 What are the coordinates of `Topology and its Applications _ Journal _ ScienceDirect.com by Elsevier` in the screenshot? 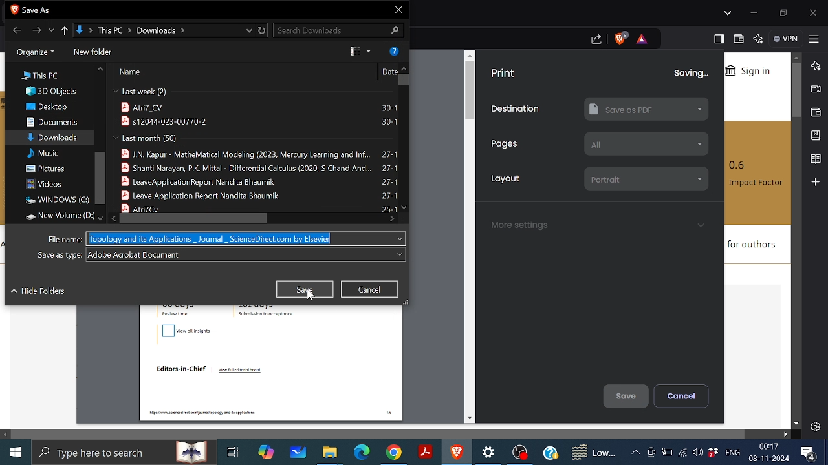 It's located at (246, 235).